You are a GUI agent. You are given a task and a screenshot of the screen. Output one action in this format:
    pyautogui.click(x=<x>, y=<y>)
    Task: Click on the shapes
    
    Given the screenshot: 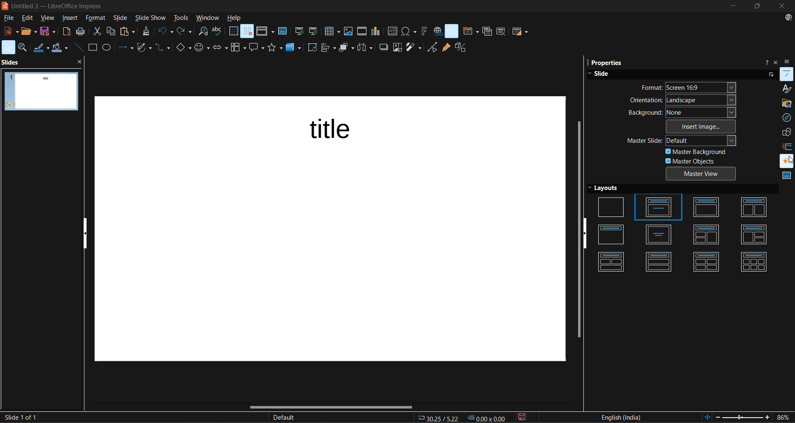 What is the action you would take?
    pyautogui.click(x=788, y=132)
    